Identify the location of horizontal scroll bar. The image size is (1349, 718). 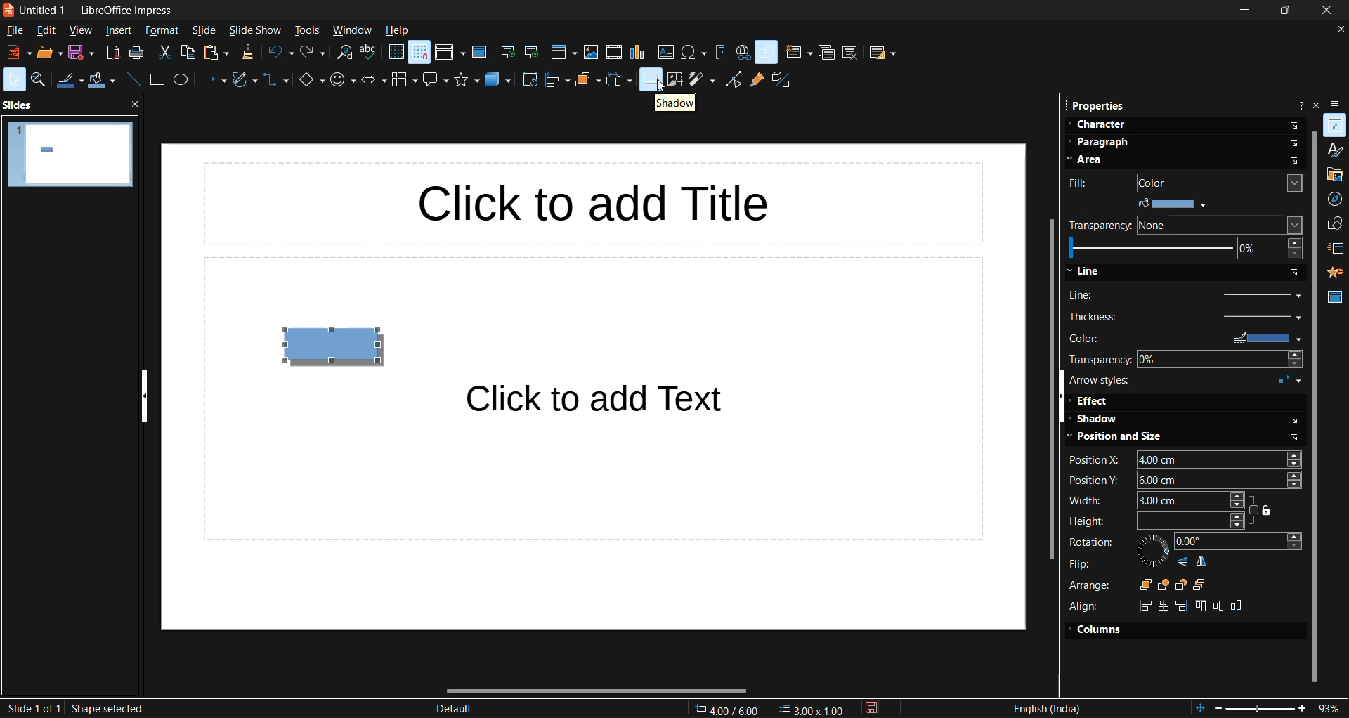
(597, 690).